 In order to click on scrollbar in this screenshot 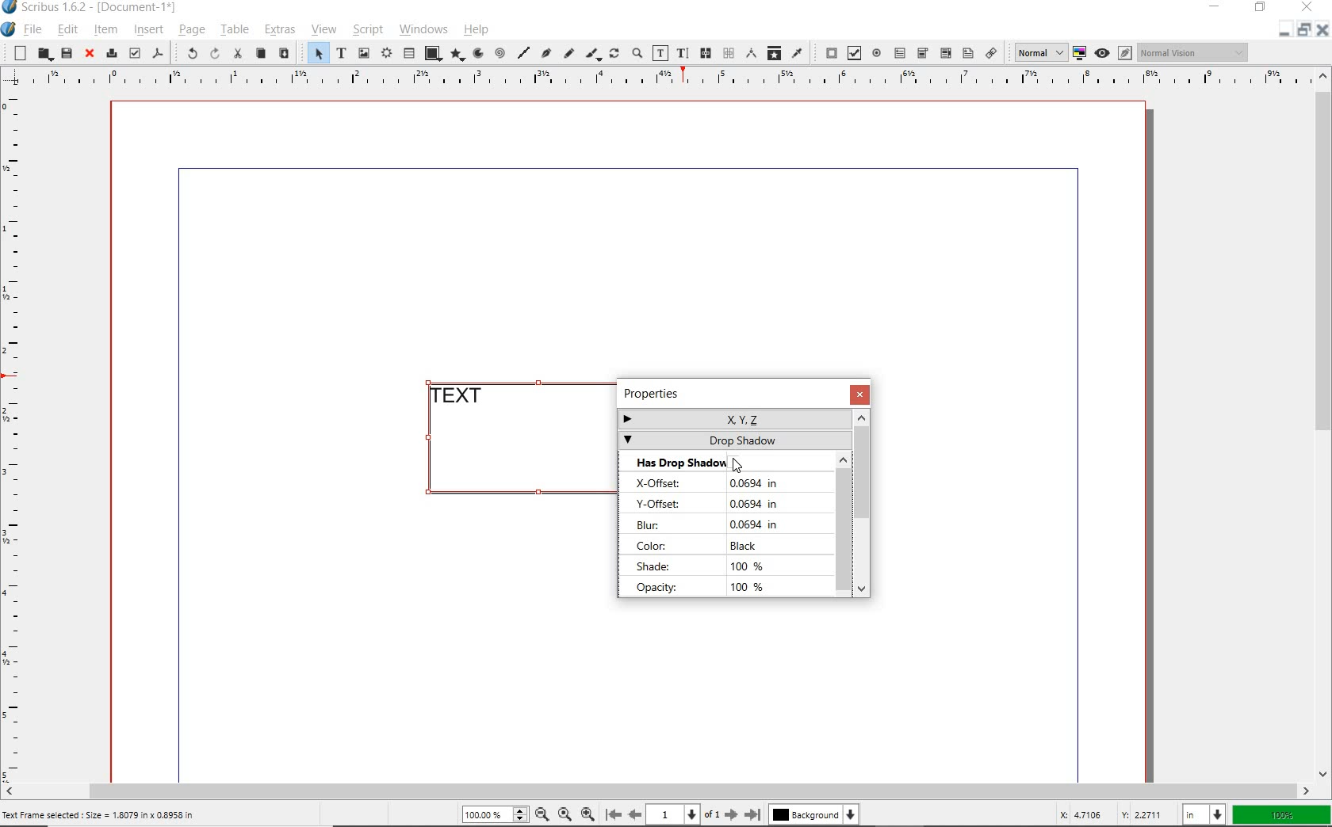, I will do `click(1324, 424)`.